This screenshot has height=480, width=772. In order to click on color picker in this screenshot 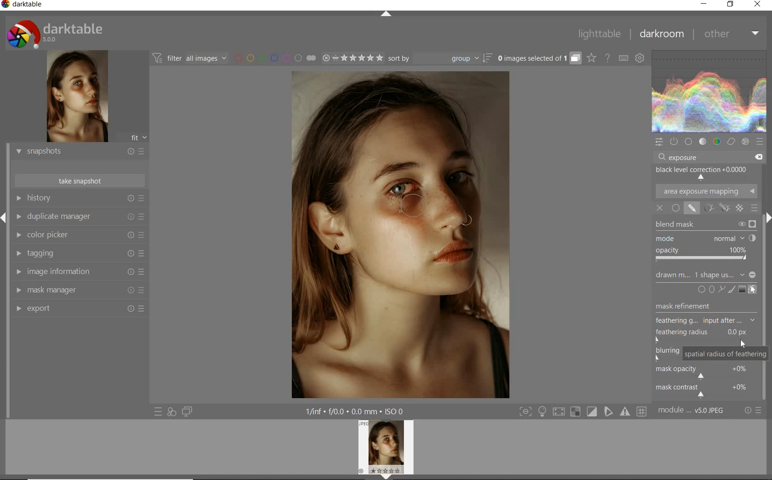, I will do `click(79, 235)`.